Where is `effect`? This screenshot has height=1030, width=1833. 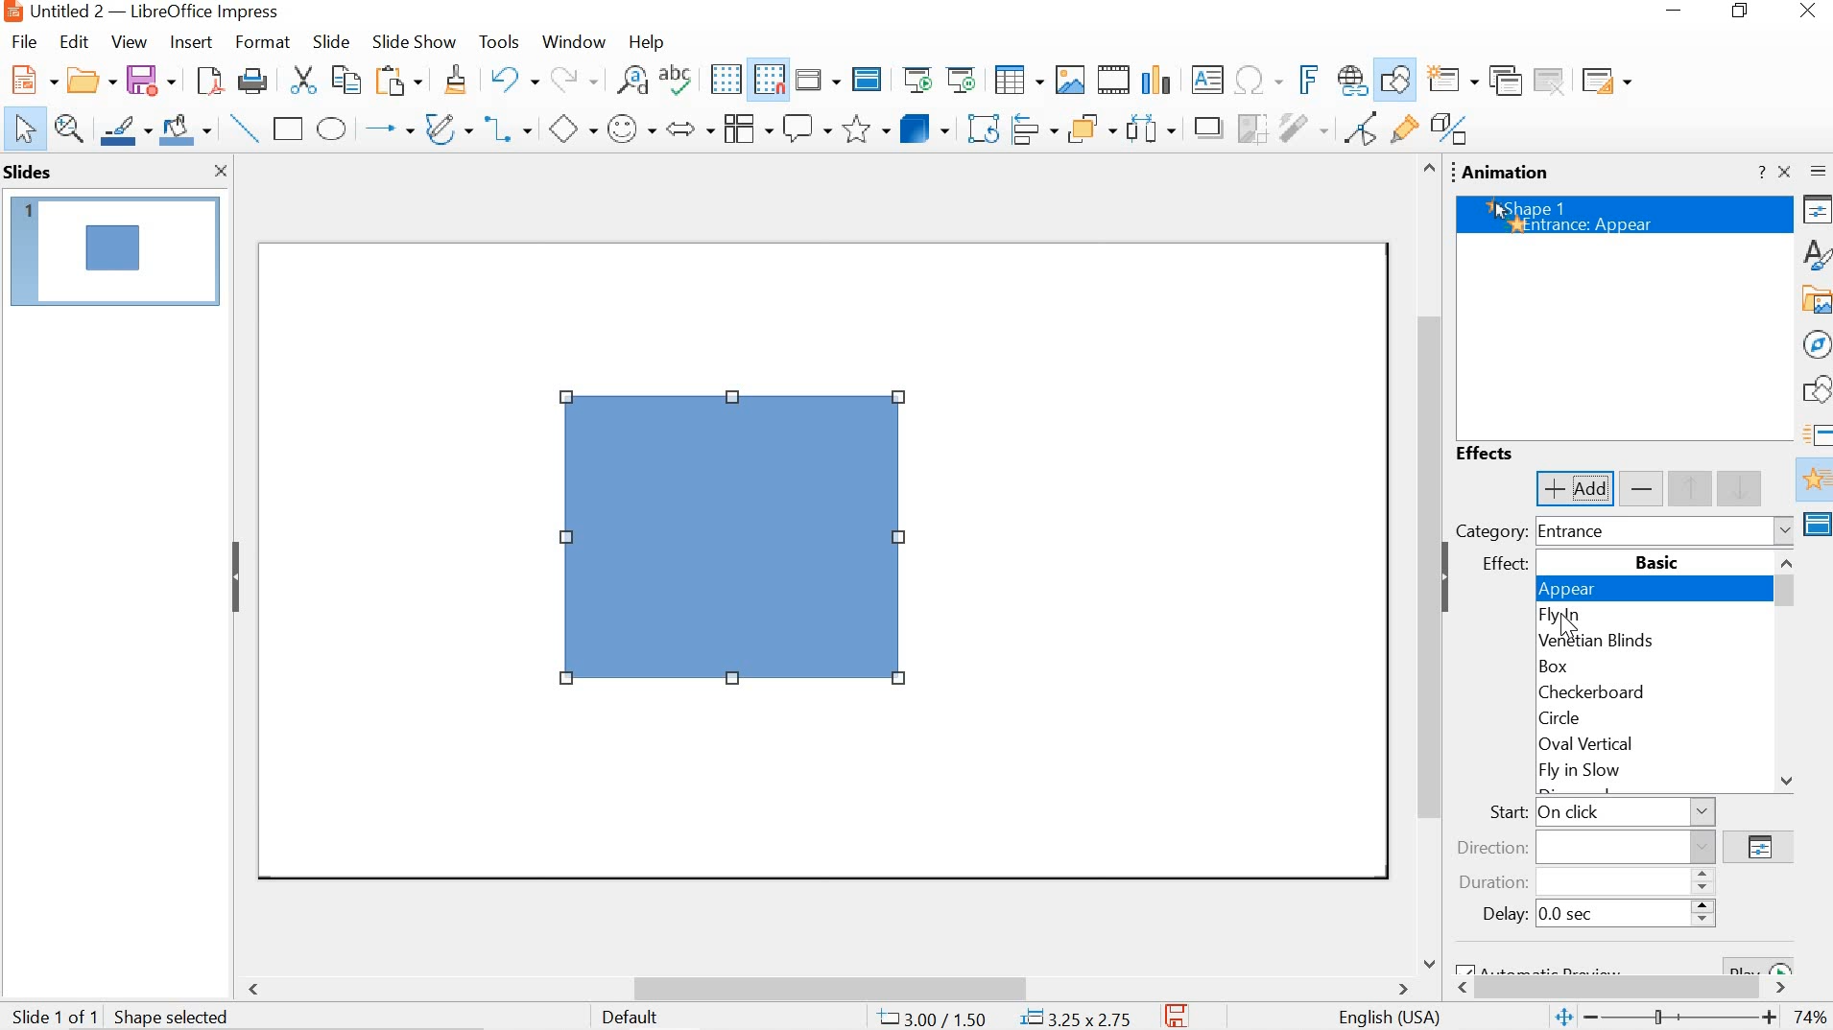
effect is located at coordinates (1501, 567).